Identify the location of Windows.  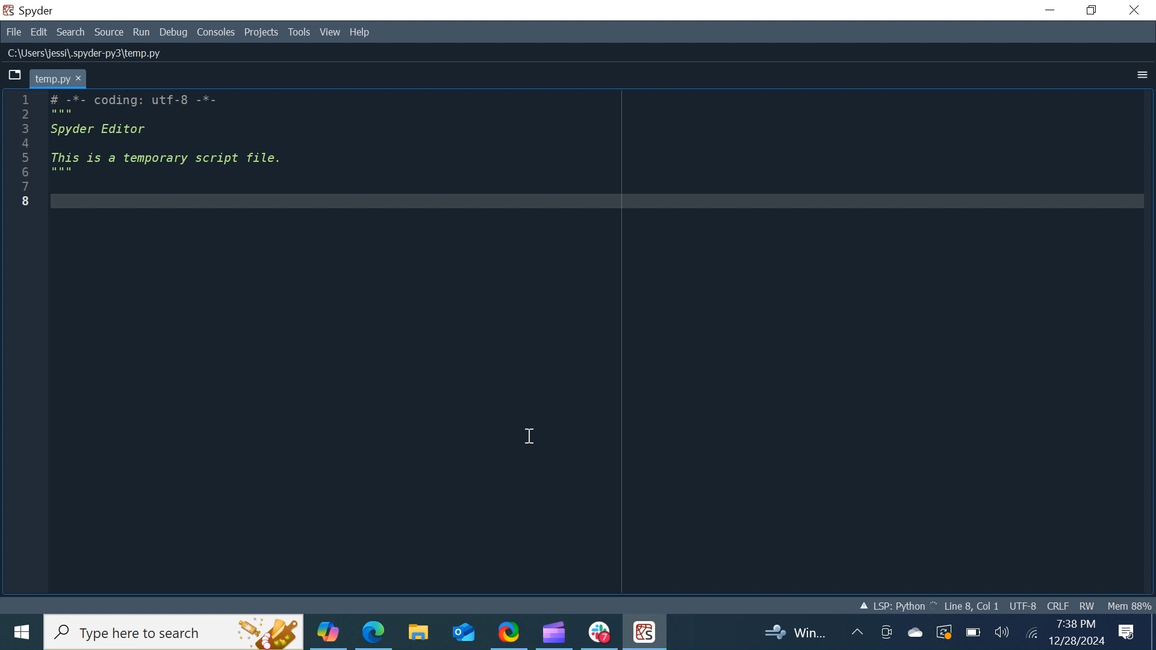
(20, 631).